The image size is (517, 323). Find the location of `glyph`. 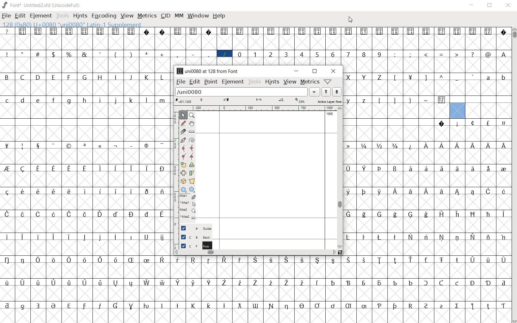

glyph is located at coordinates (442, 237).